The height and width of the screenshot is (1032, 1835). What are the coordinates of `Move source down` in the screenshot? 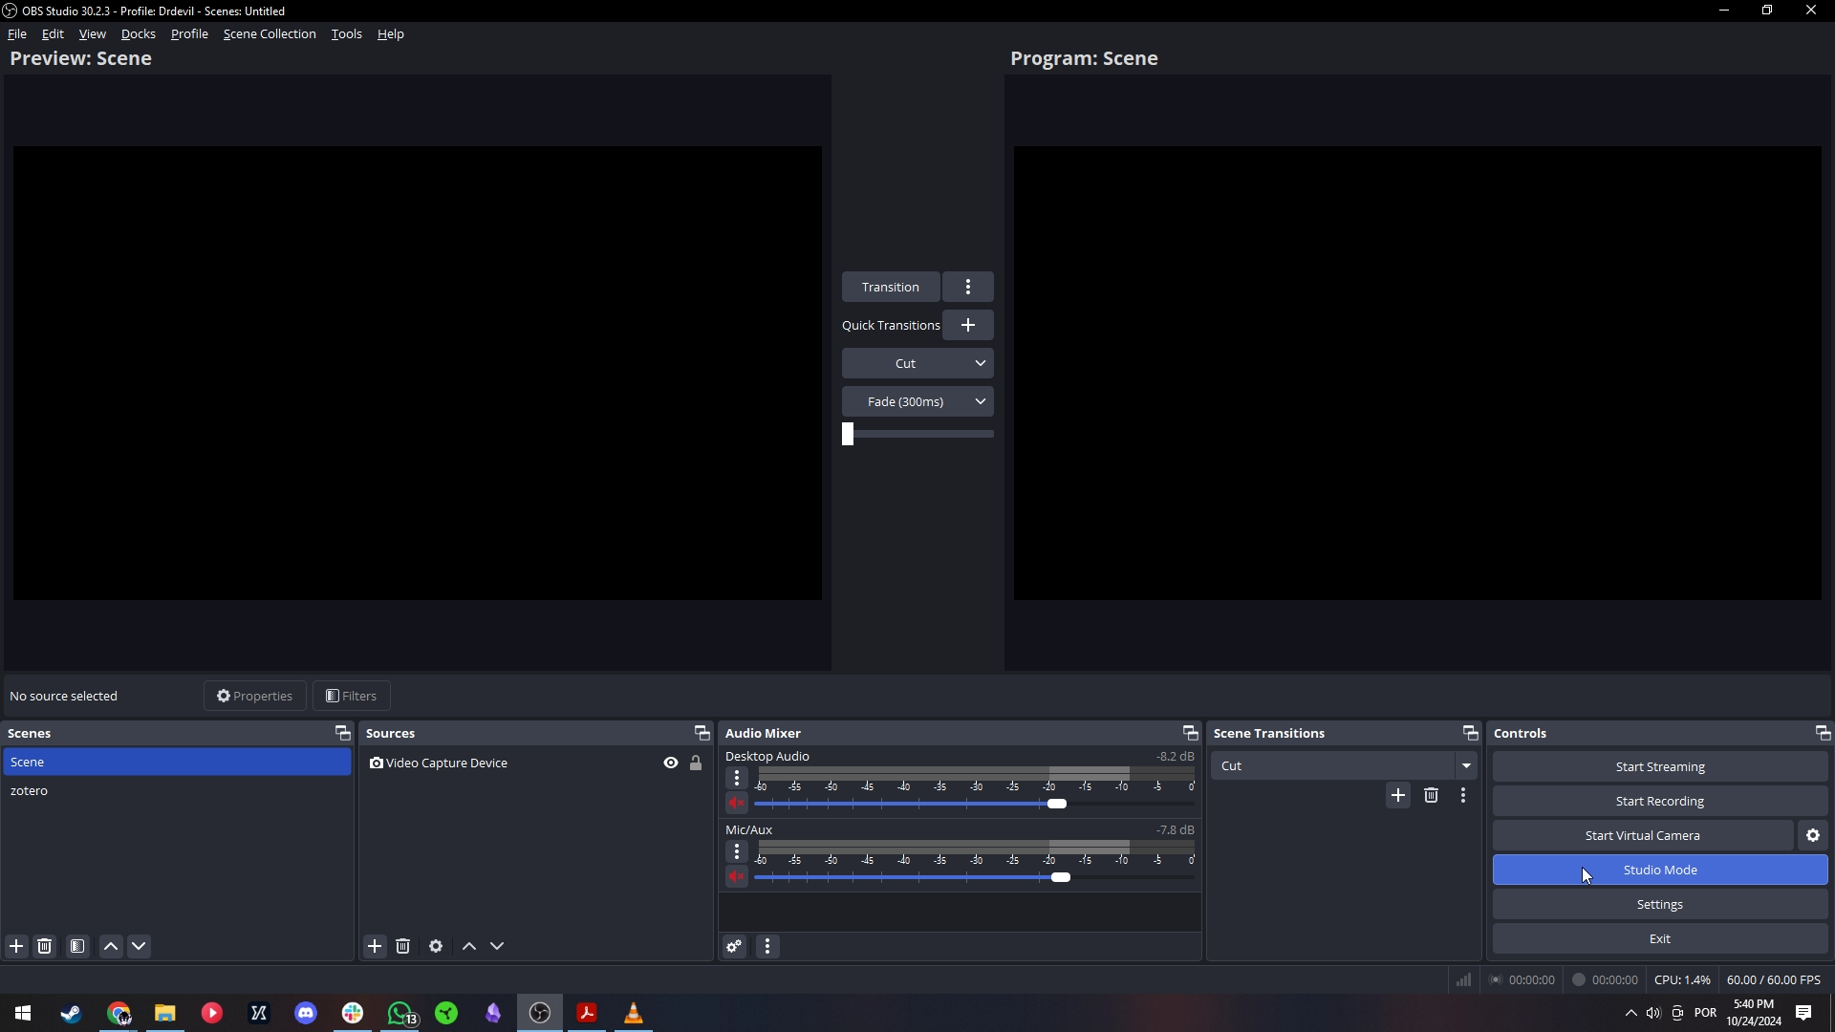 It's located at (497, 947).